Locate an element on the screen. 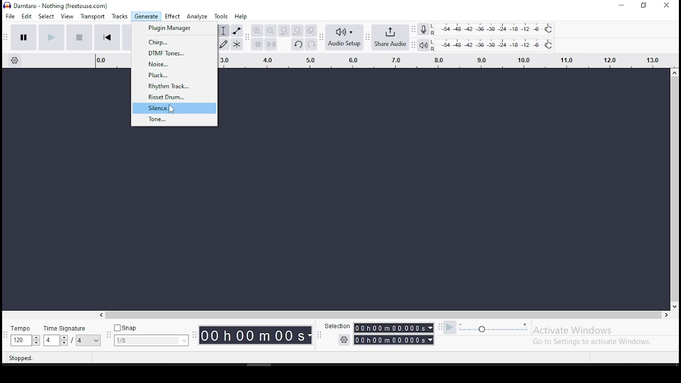  select is located at coordinates (47, 16).